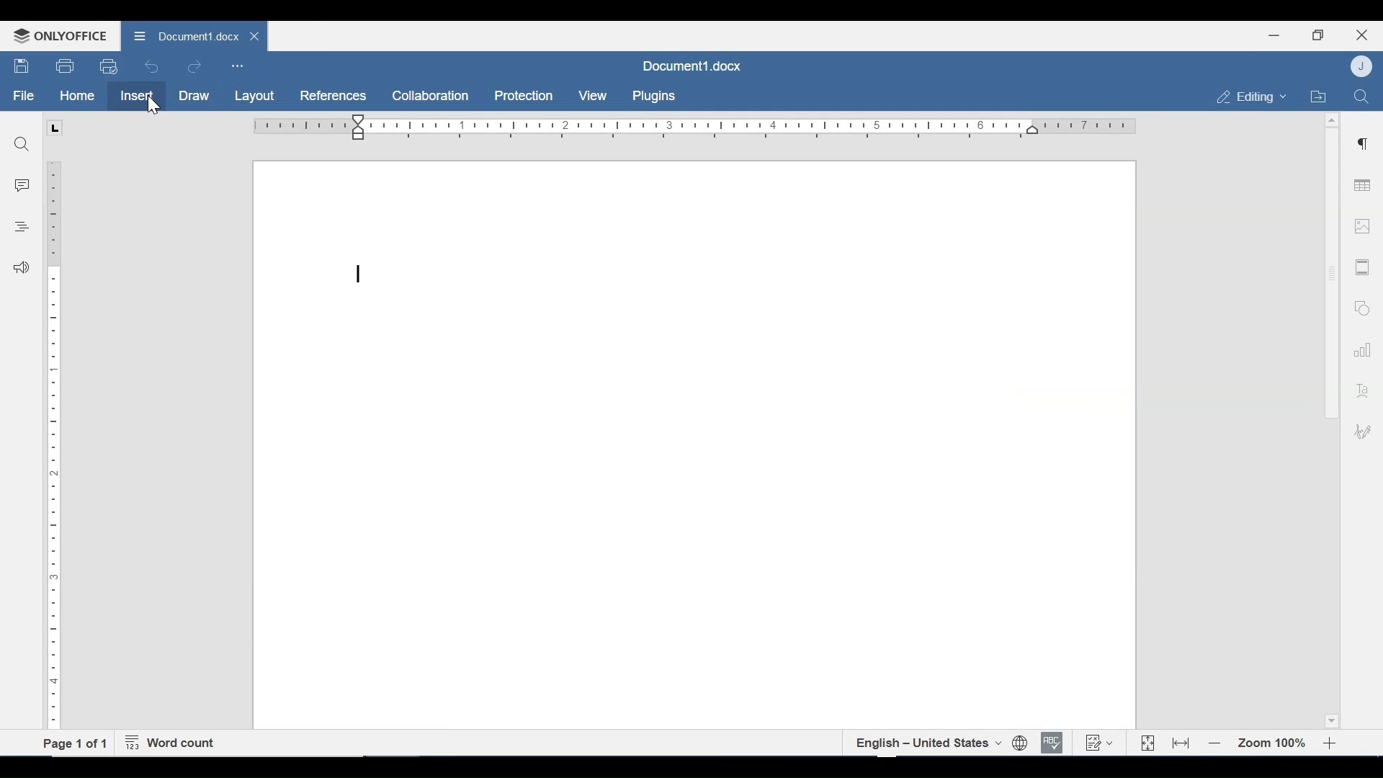 This screenshot has height=778, width=1383. I want to click on Track Changes, so click(1098, 742).